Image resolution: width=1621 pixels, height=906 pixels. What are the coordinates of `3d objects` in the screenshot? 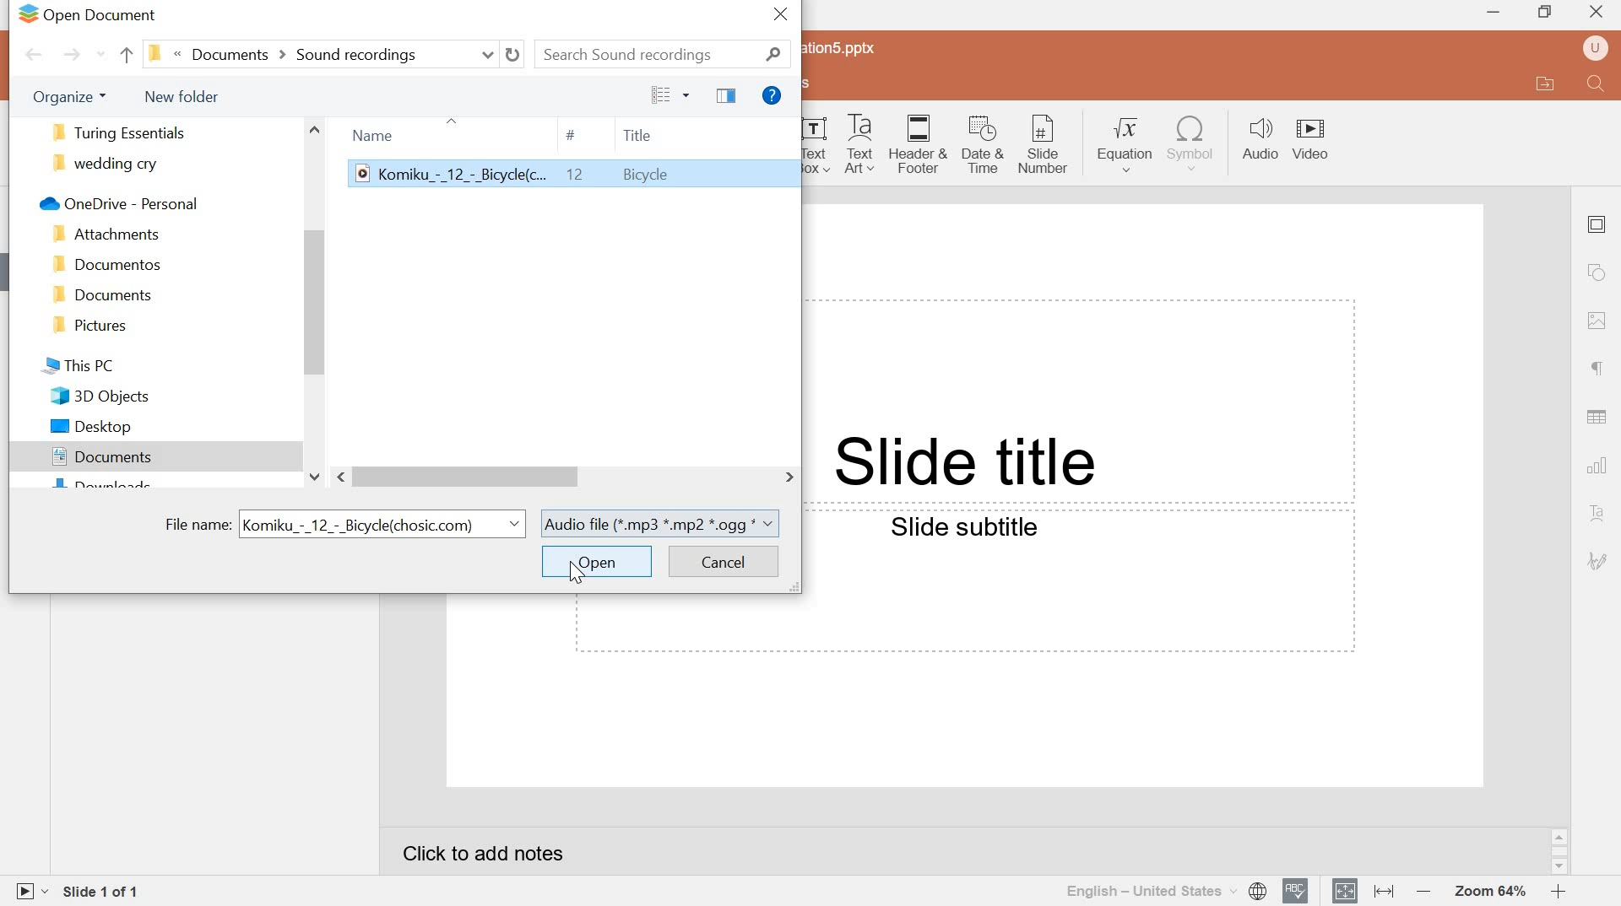 It's located at (99, 396).